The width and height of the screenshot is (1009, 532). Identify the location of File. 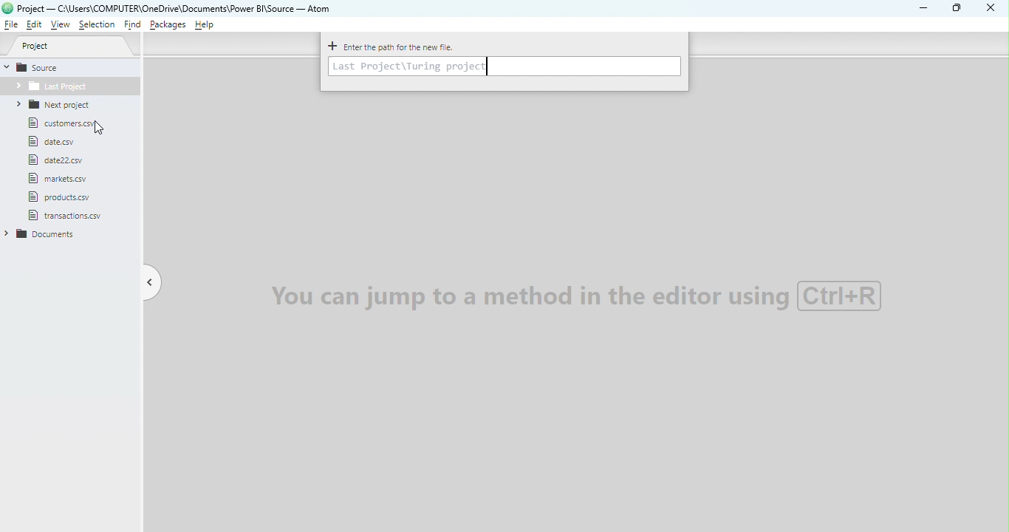
(13, 25).